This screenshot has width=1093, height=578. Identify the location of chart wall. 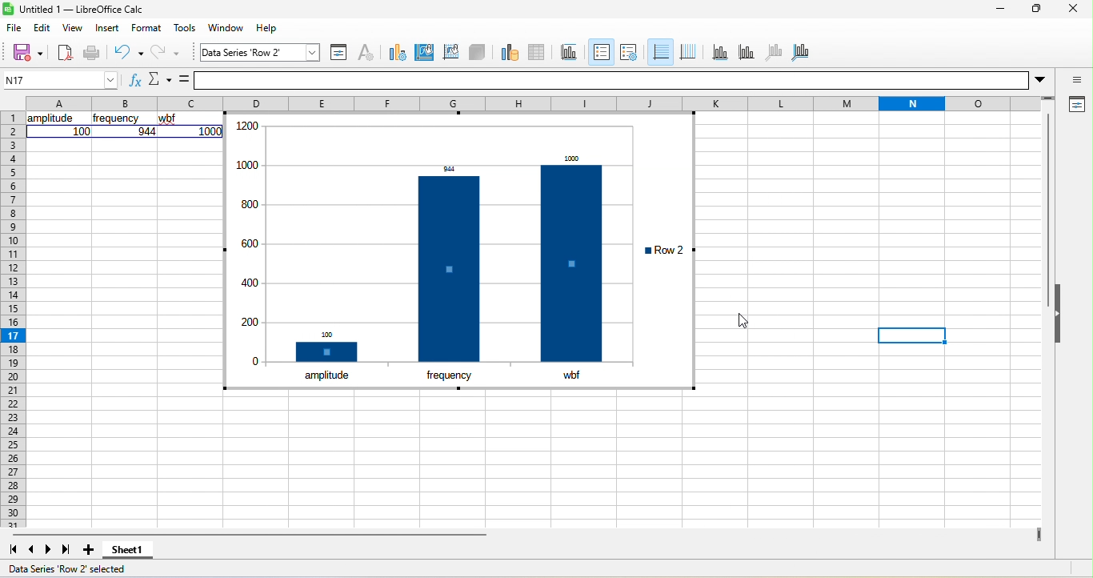
(450, 53).